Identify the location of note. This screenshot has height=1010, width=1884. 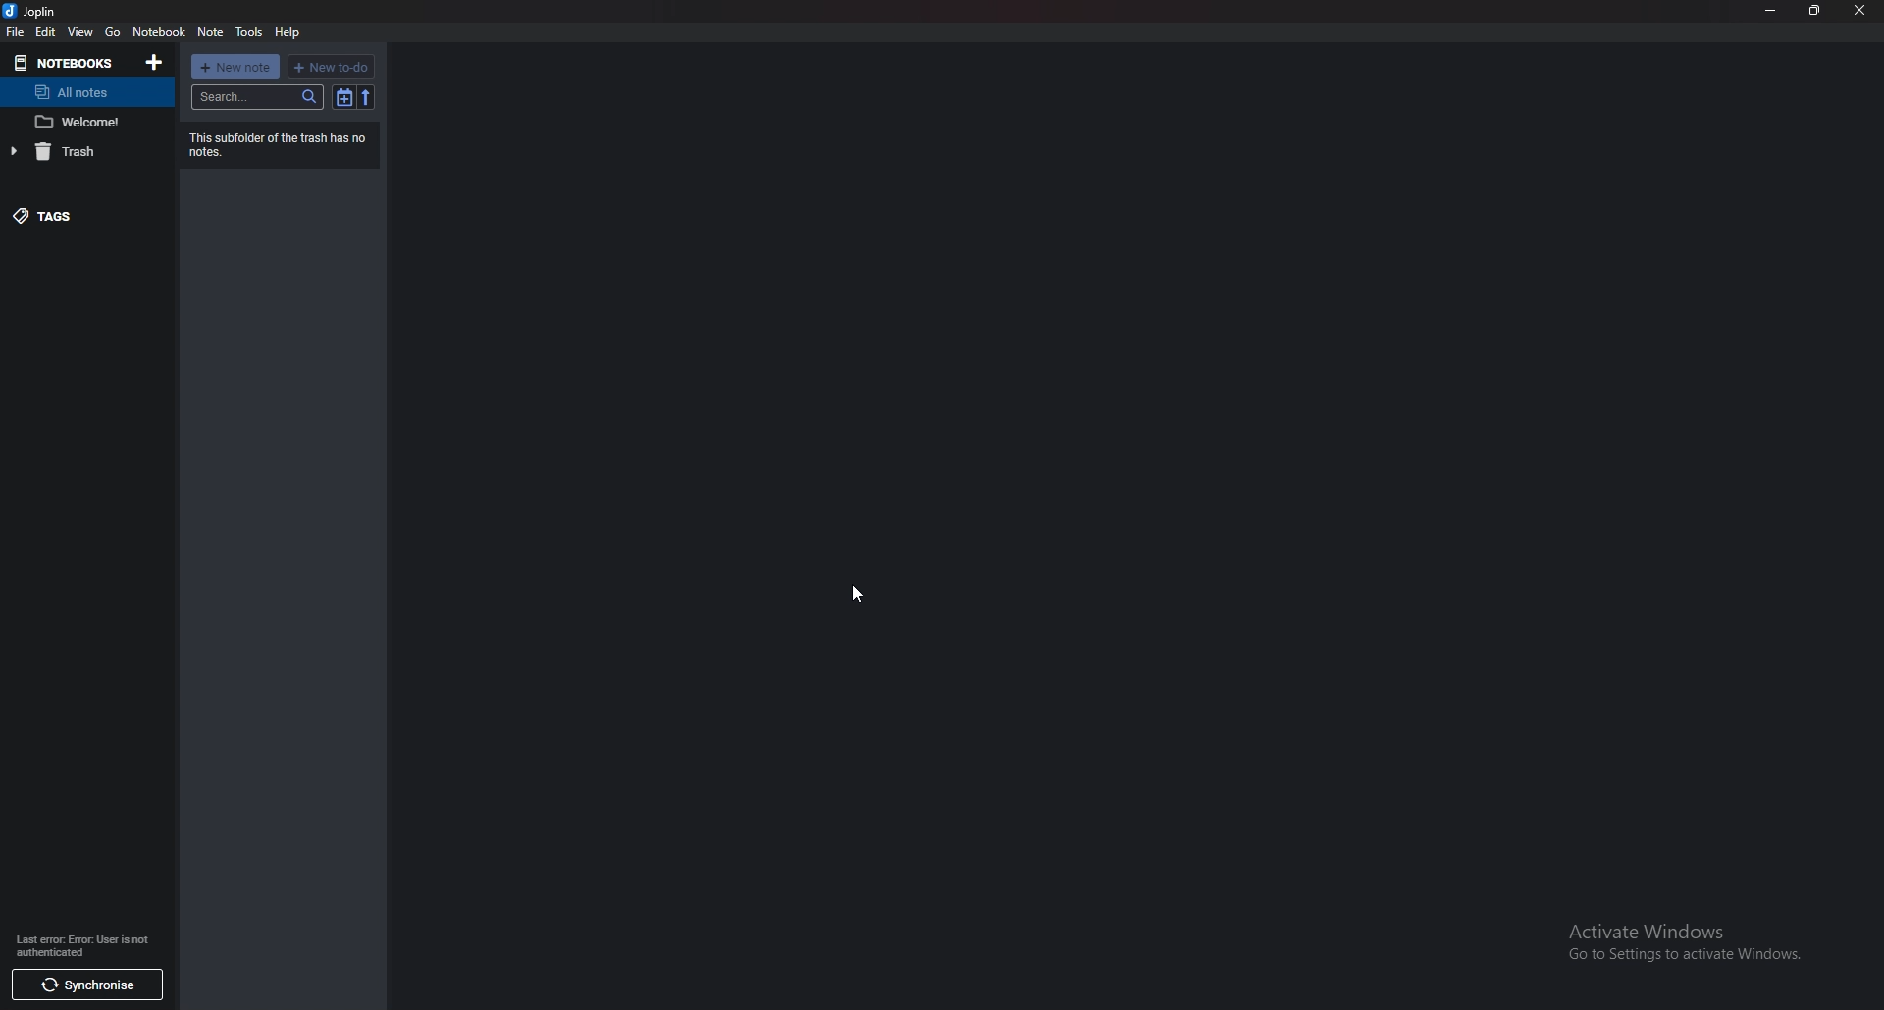
(211, 32).